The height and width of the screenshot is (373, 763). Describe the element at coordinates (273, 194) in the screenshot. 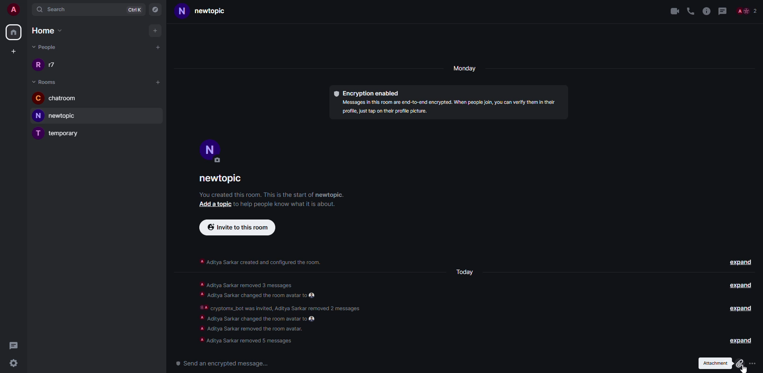

I see `info` at that location.